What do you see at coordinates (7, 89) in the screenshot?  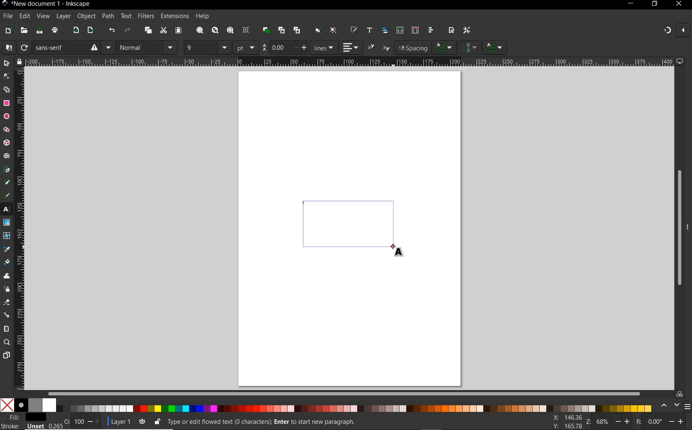 I see `shape builder tool` at bounding box center [7, 89].